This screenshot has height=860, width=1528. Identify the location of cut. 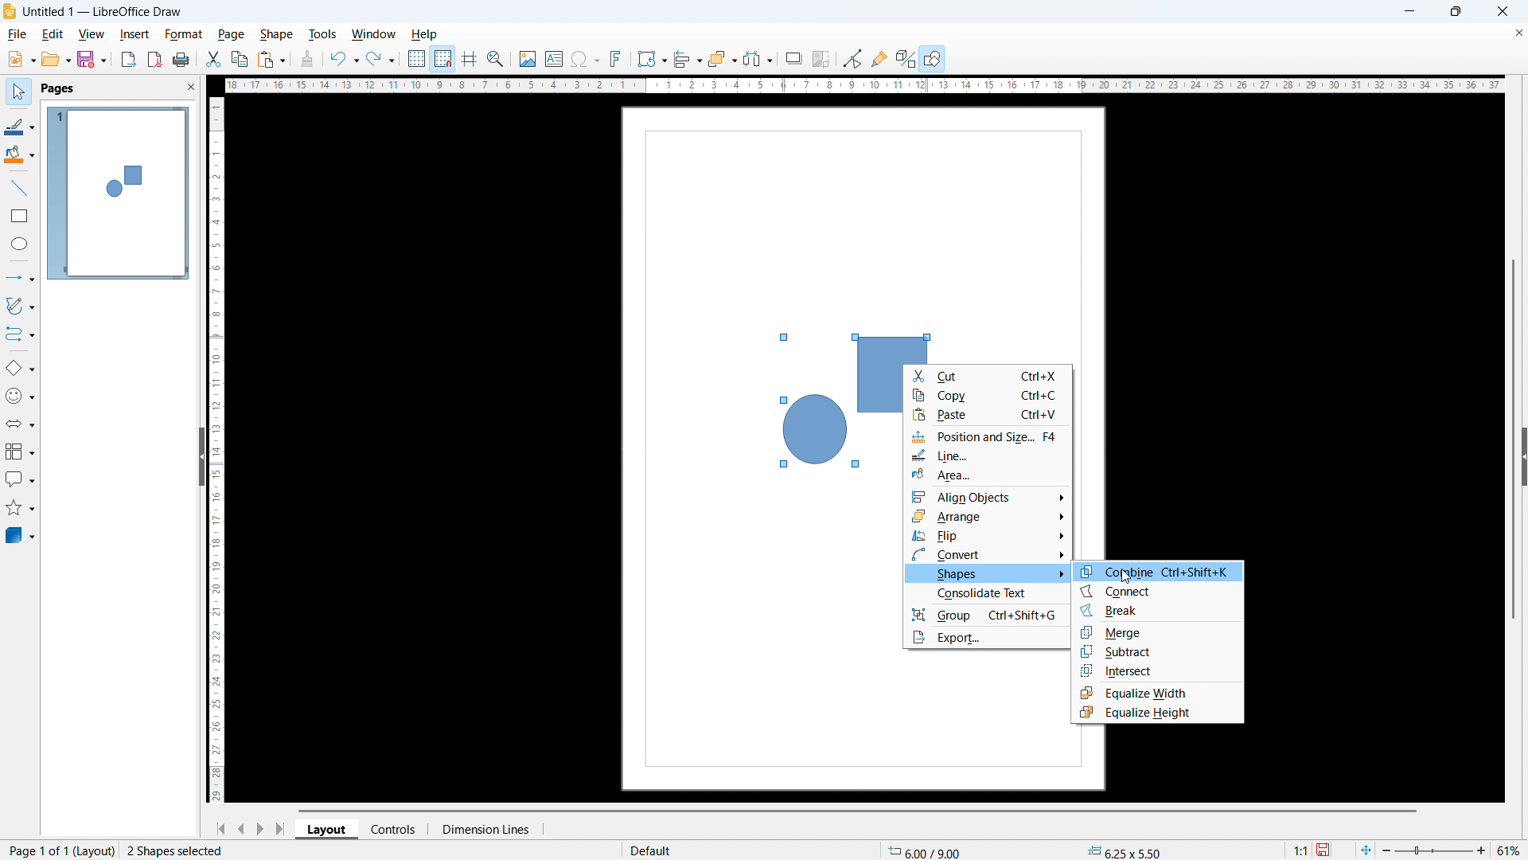
(214, 60).